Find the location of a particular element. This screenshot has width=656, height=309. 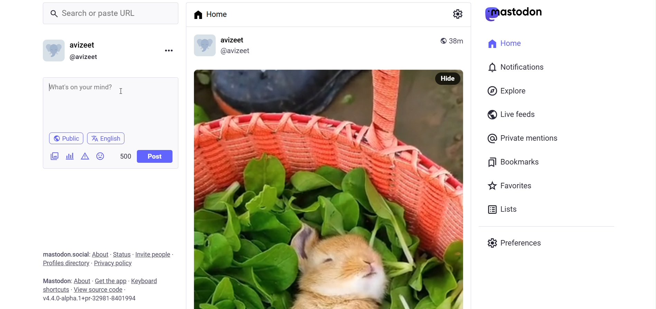

Mastodon is located at coordinates (514, 14).